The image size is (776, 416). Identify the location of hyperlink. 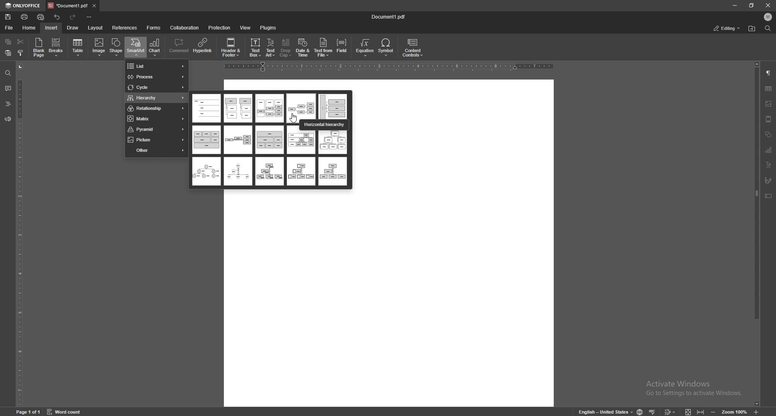
(203, 46).